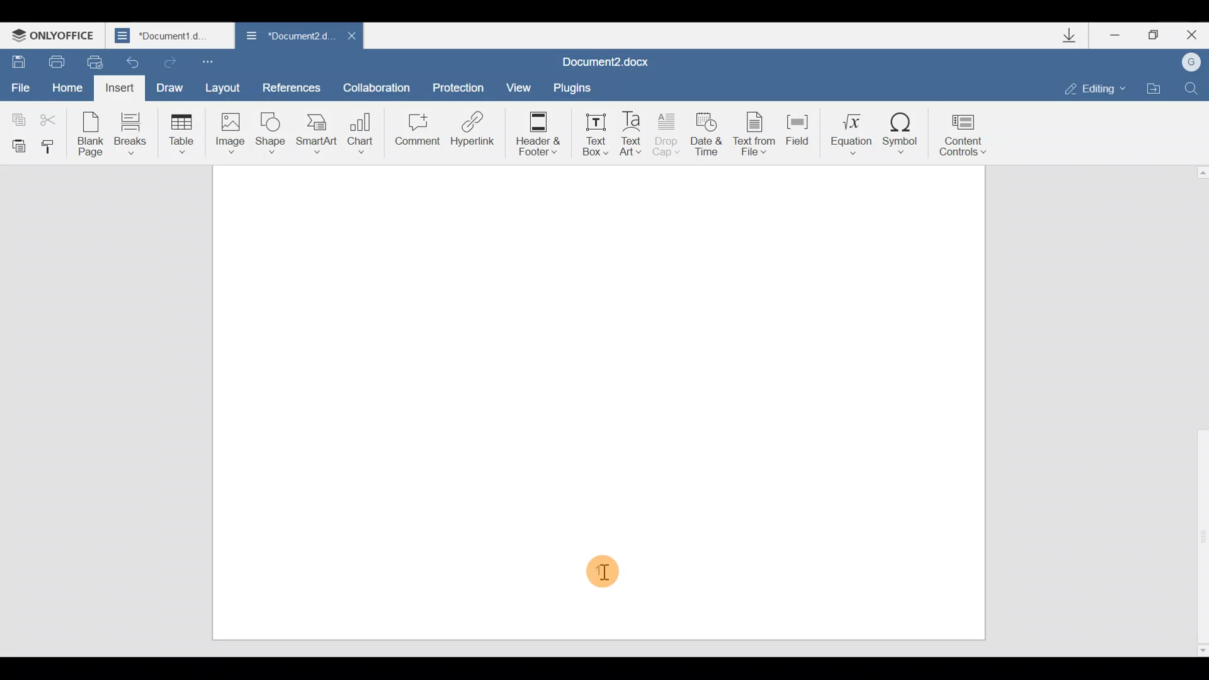  I want to click on SmartArt, so click(317, 133).